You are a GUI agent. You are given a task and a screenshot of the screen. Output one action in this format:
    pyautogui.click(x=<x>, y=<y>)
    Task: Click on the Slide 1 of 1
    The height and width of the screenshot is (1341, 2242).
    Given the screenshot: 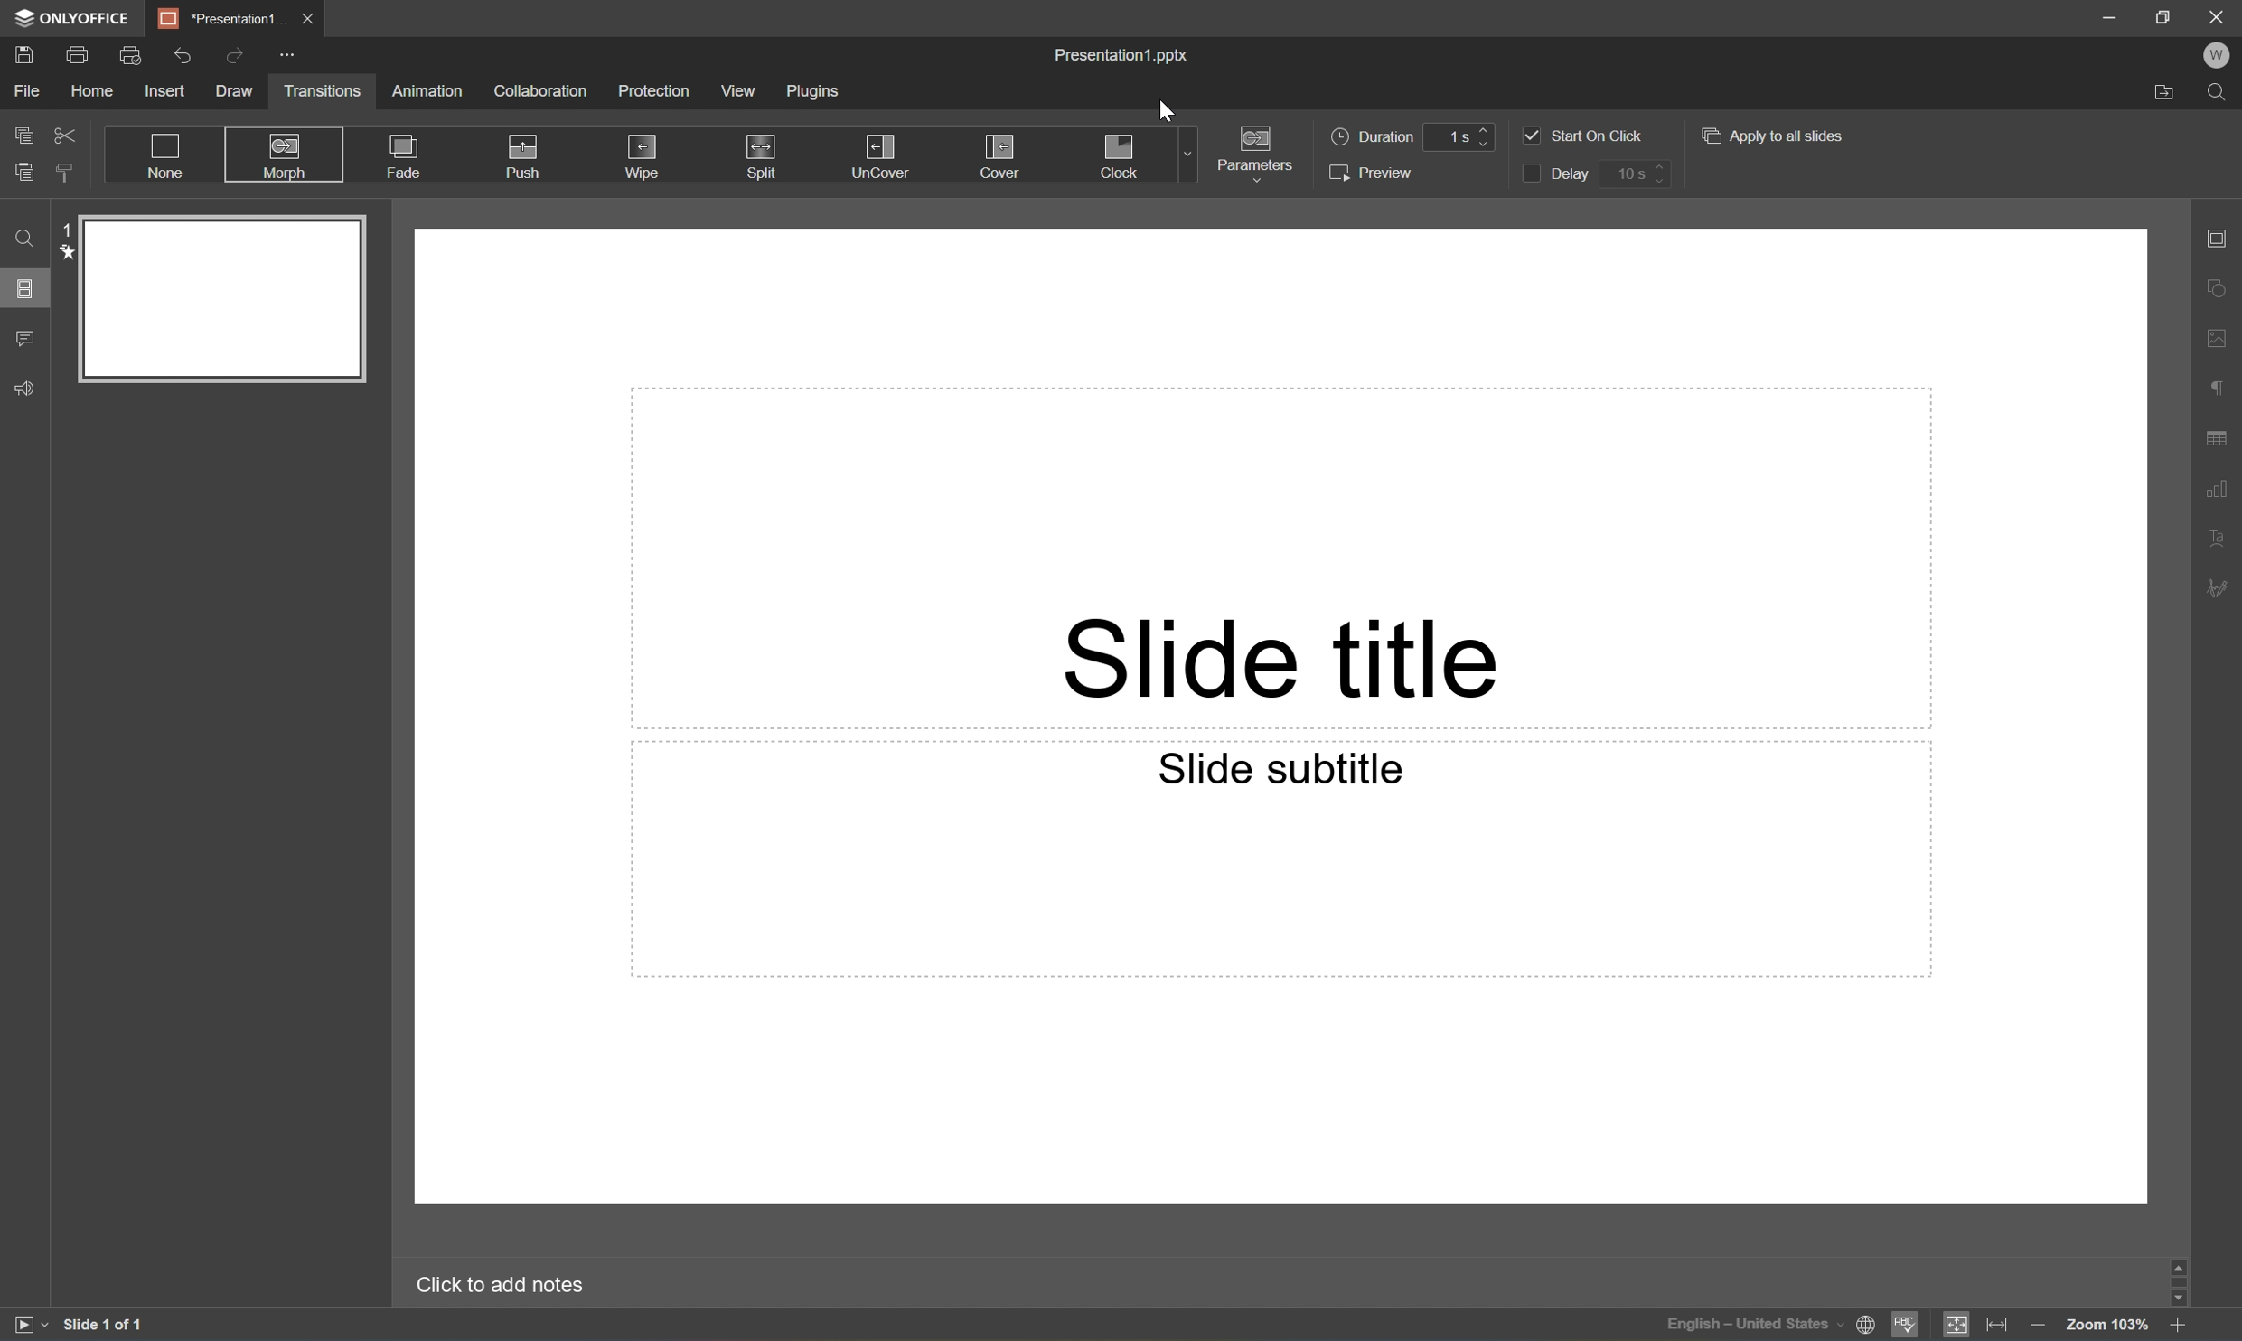 What is the action you would take?
    pyautogui.click(x=104, y=1323)
    